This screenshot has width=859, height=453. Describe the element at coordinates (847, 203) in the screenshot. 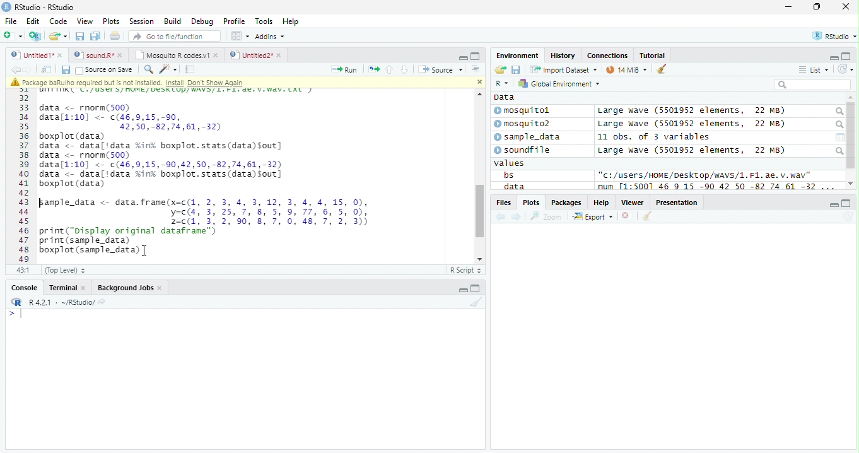

I see `full screen` at that location.